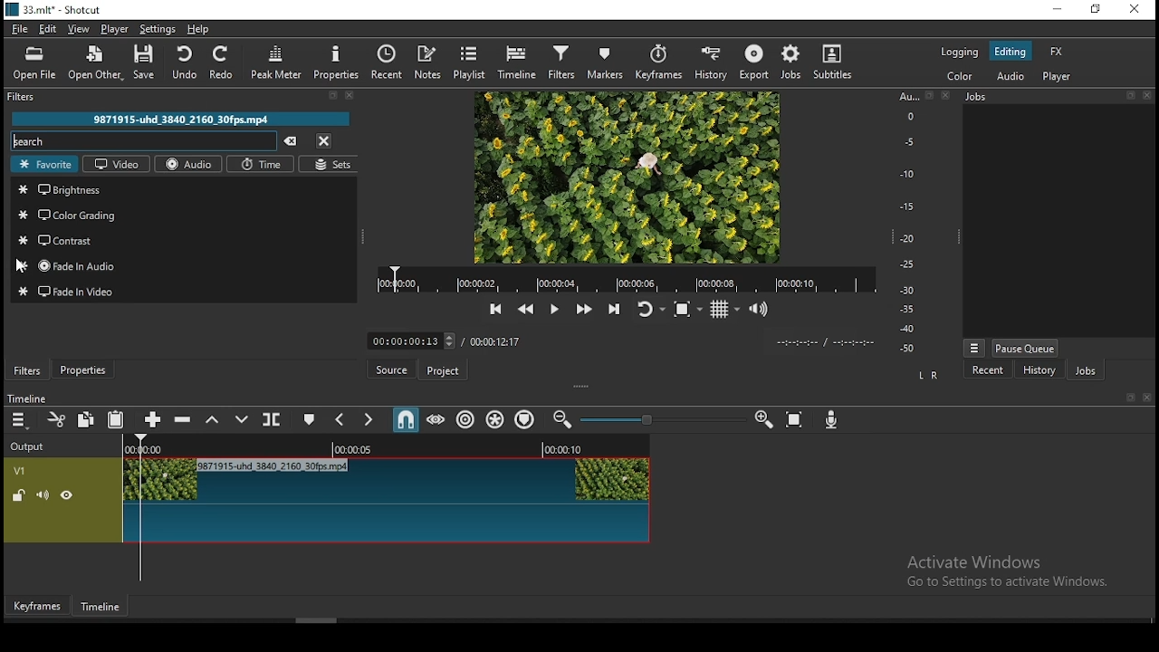 This screenshot has height=652, width=1159. What do you see at coordinates (189, 164) in the screenshot?
I see `audio` at bounding box center [189, 164].